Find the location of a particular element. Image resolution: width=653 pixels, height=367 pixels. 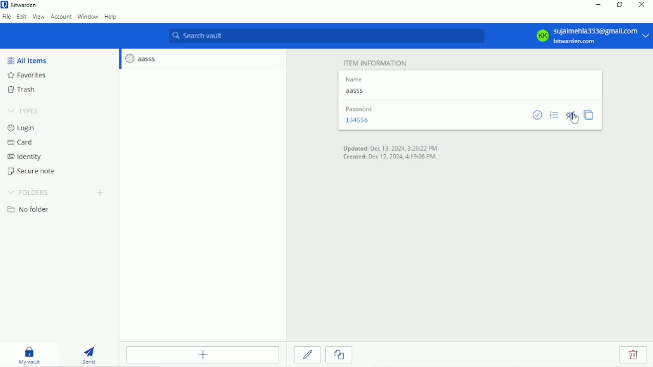

Send is located at coordinates (89, 354).